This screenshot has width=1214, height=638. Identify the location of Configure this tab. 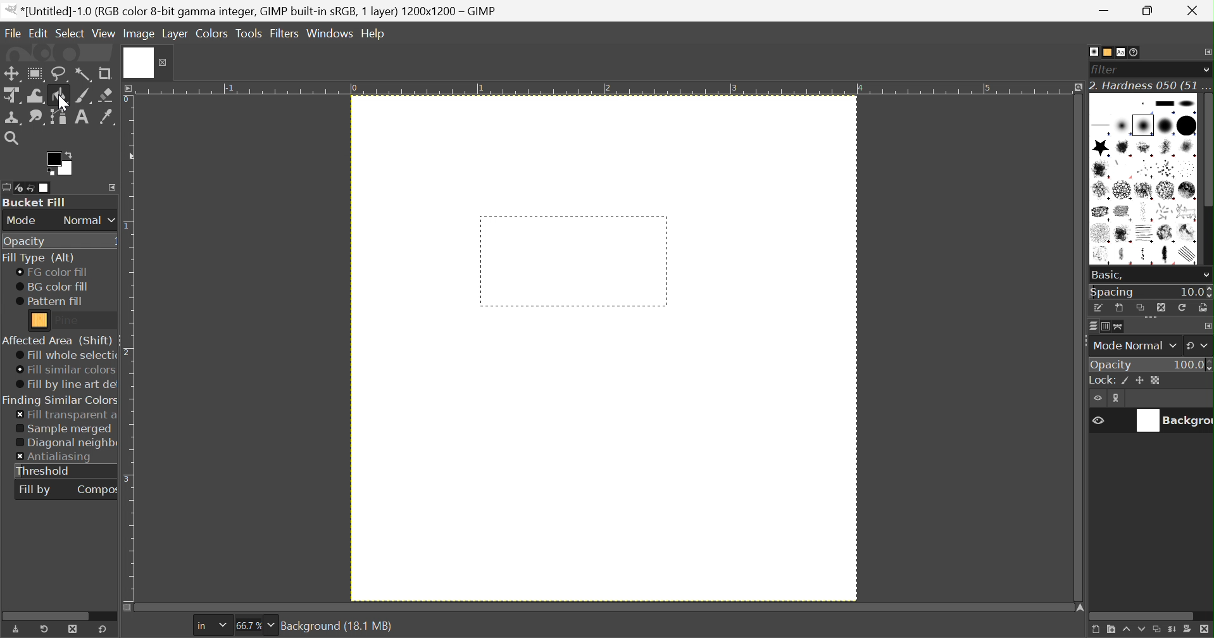
(112, 187).